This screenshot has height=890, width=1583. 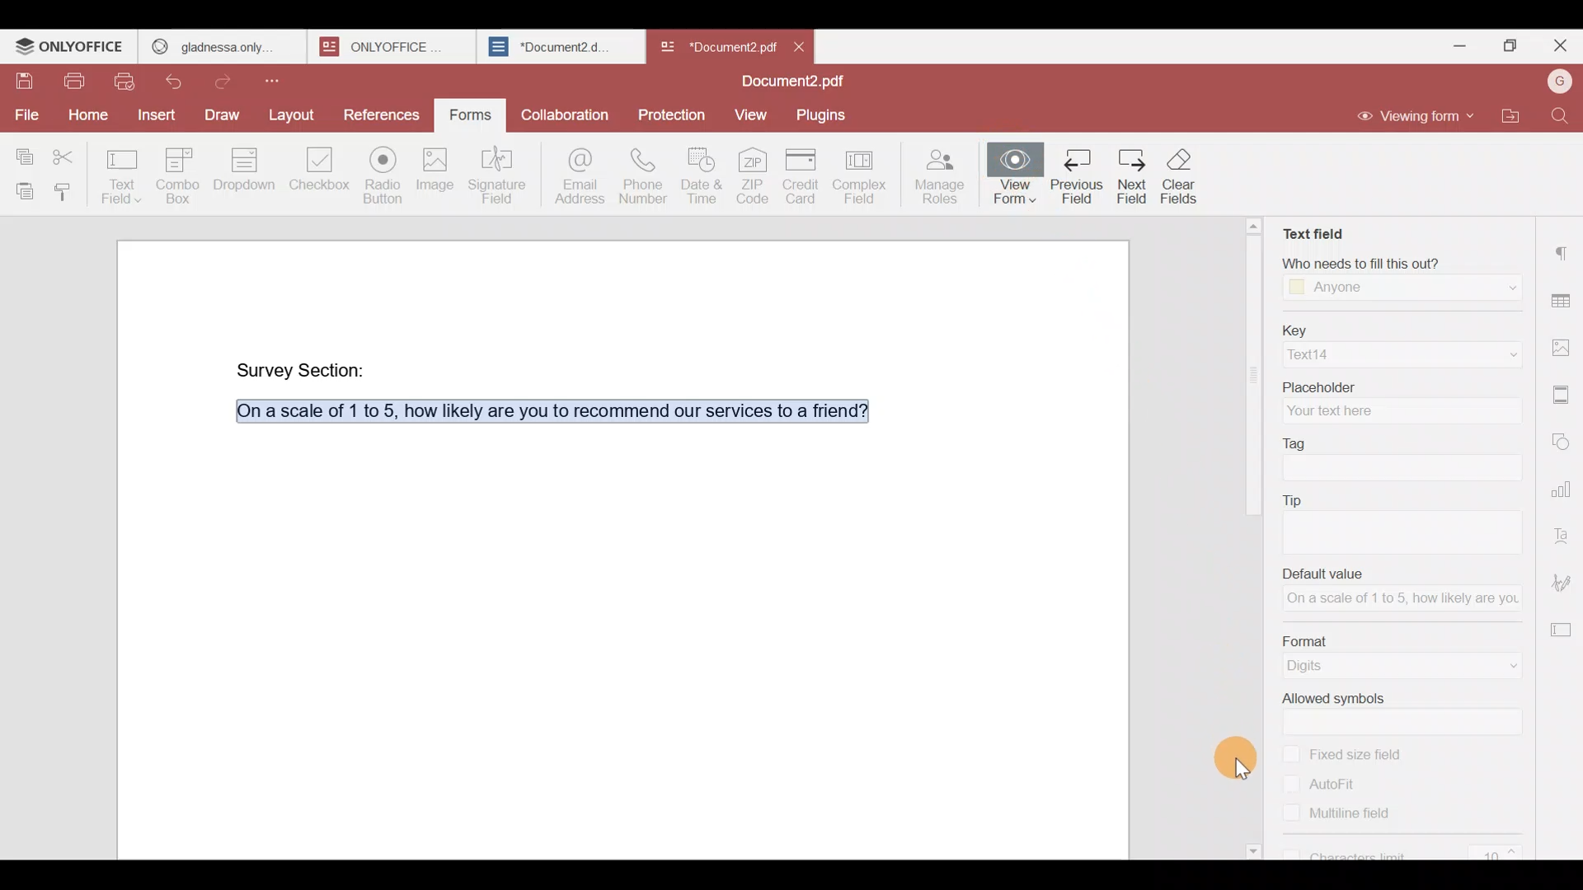 I want to click on References, so click(x=380, y=110).